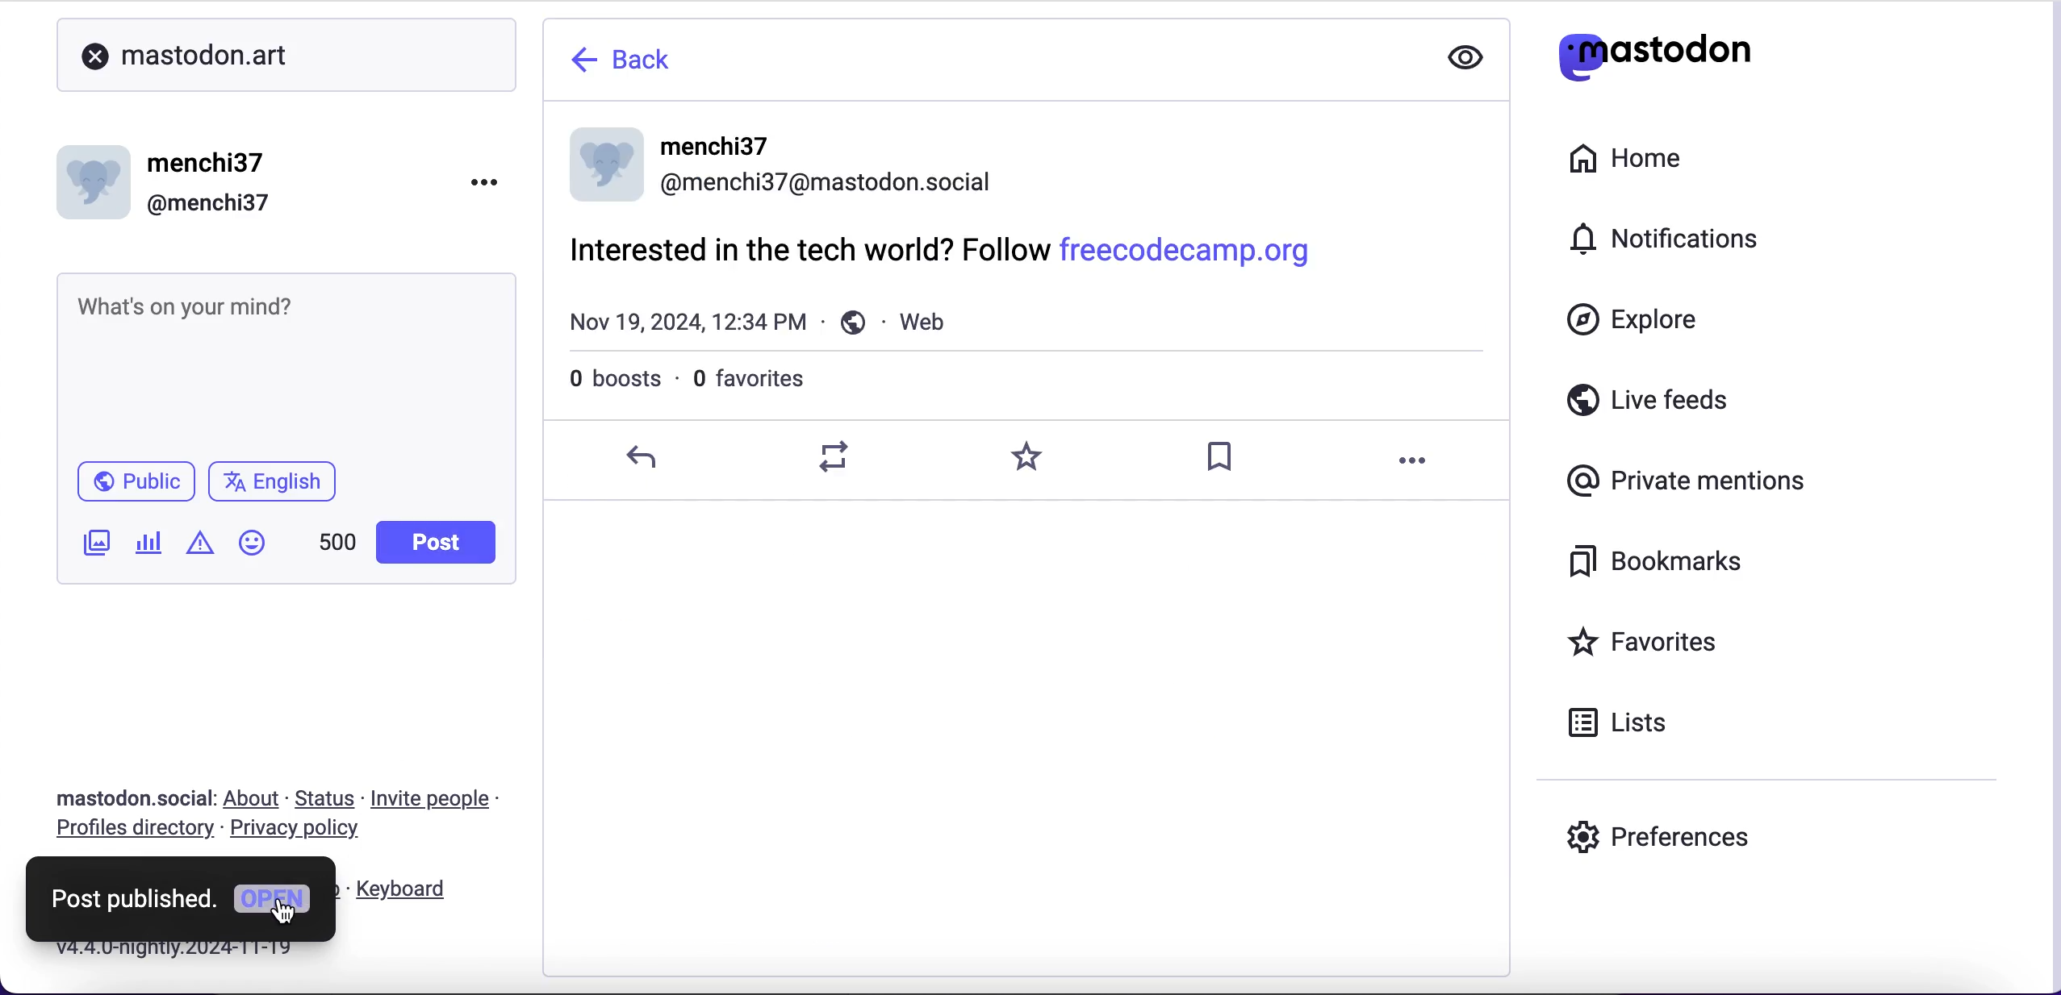  I want to click on favorites, so click(1649, 647).